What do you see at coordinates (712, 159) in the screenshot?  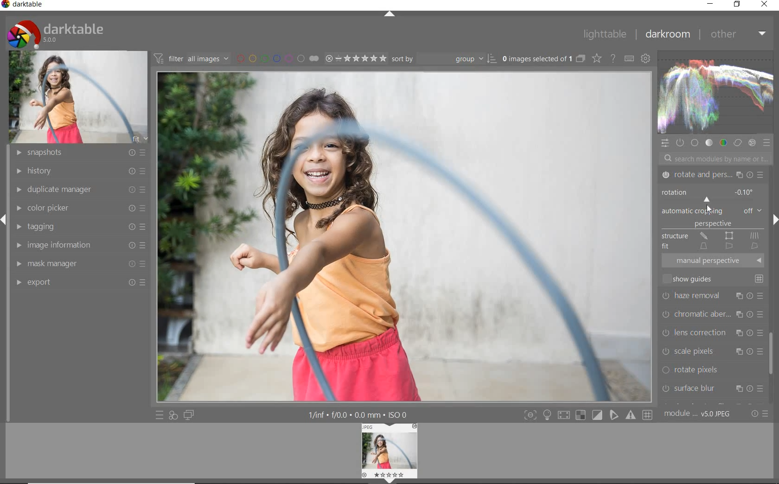 I see `search modules` at bounding box center [712, 159].